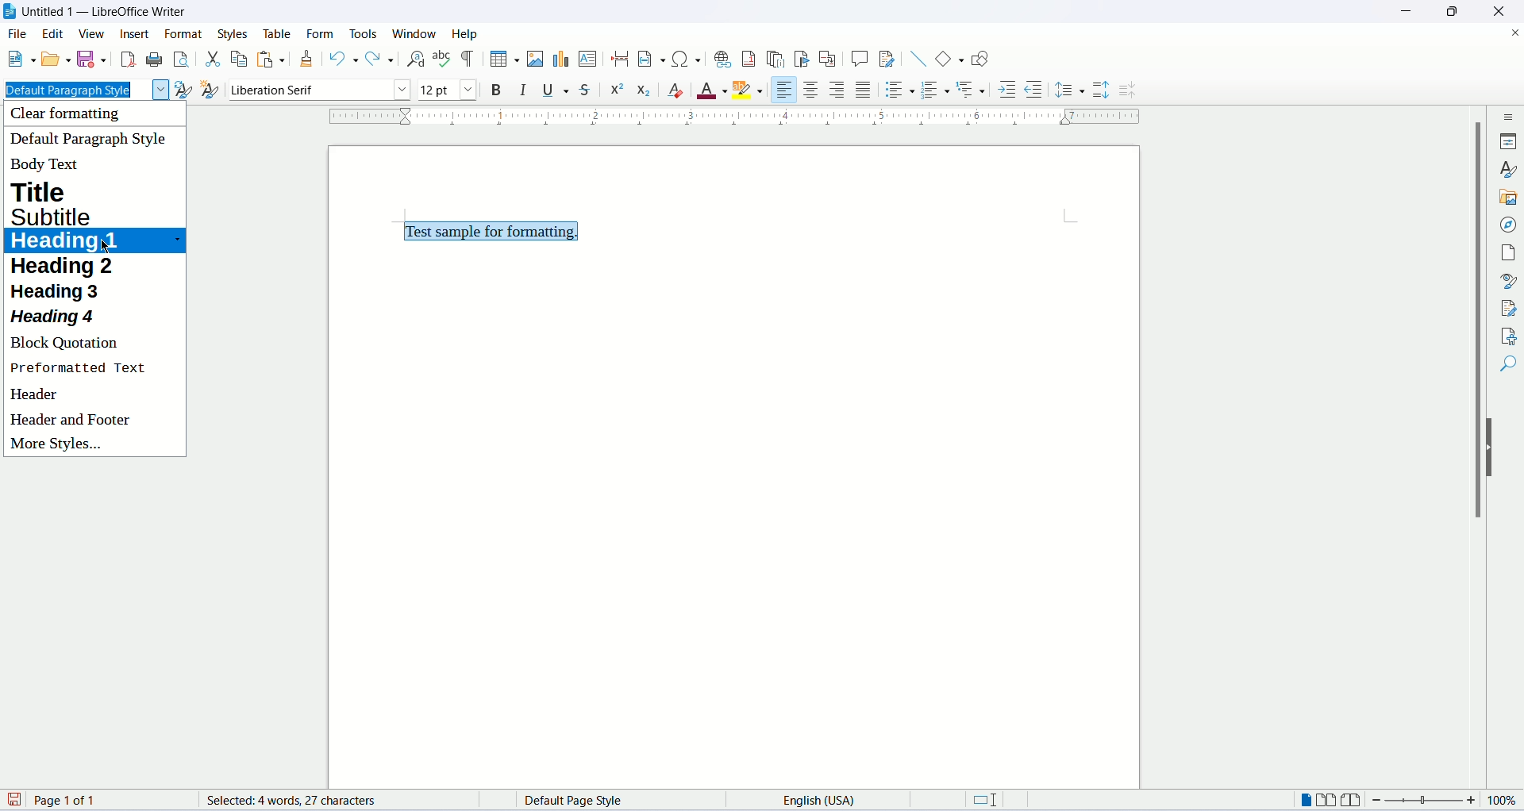  I want to click on preformatted text, so click(79, 370).